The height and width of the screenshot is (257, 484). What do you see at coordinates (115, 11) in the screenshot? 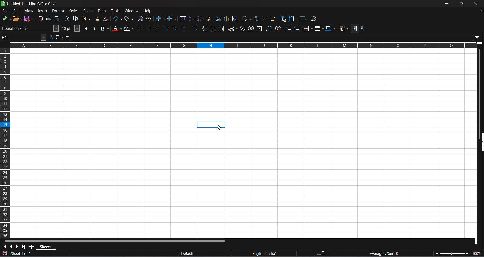
I see `tools` at bounding box center [115, 11].